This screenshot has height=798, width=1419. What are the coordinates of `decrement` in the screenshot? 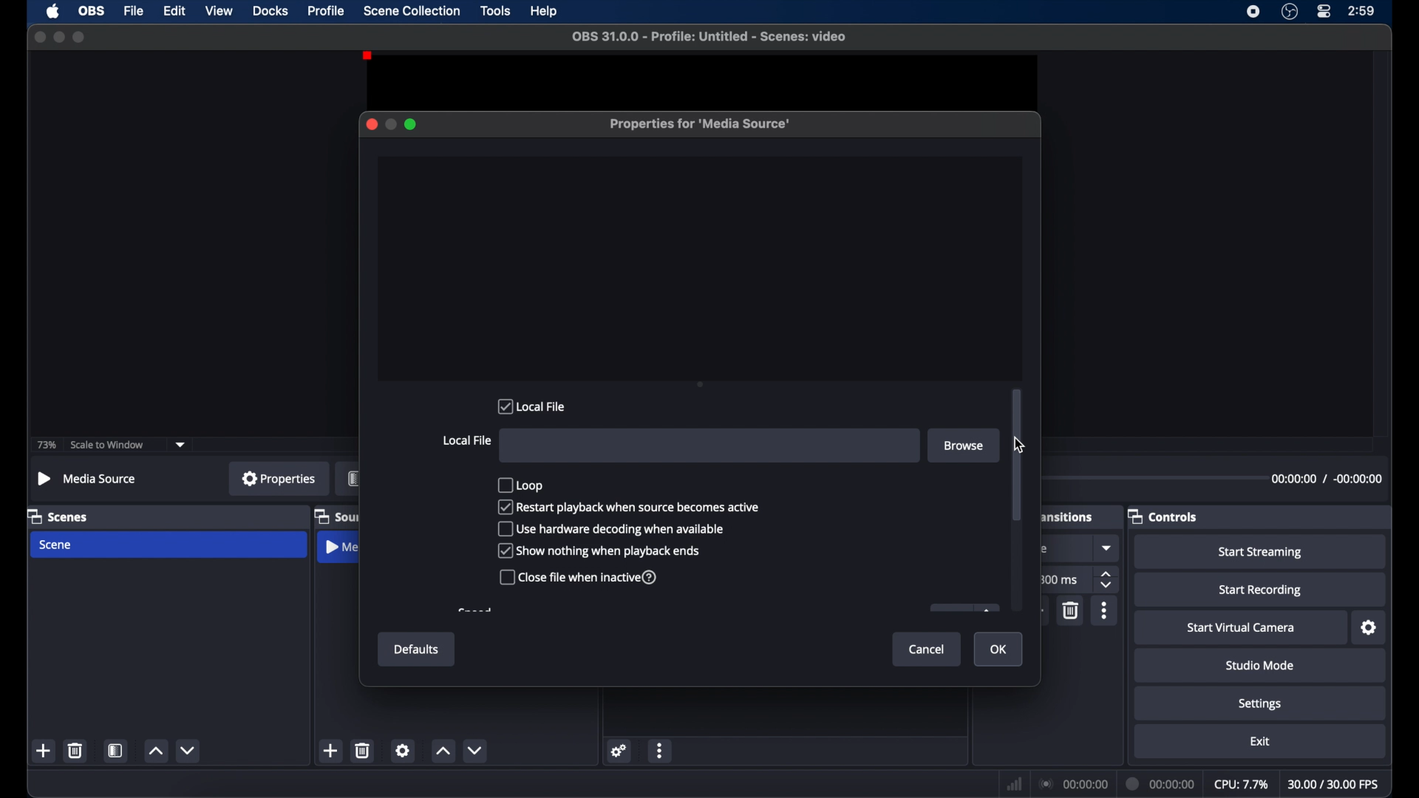 It's located at (189, 751).